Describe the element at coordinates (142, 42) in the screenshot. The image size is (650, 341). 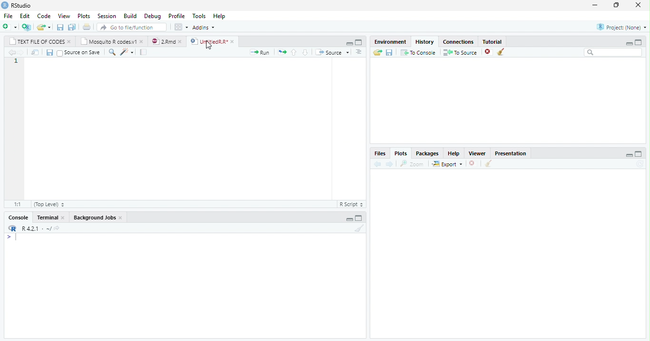
I see `close` at that location.